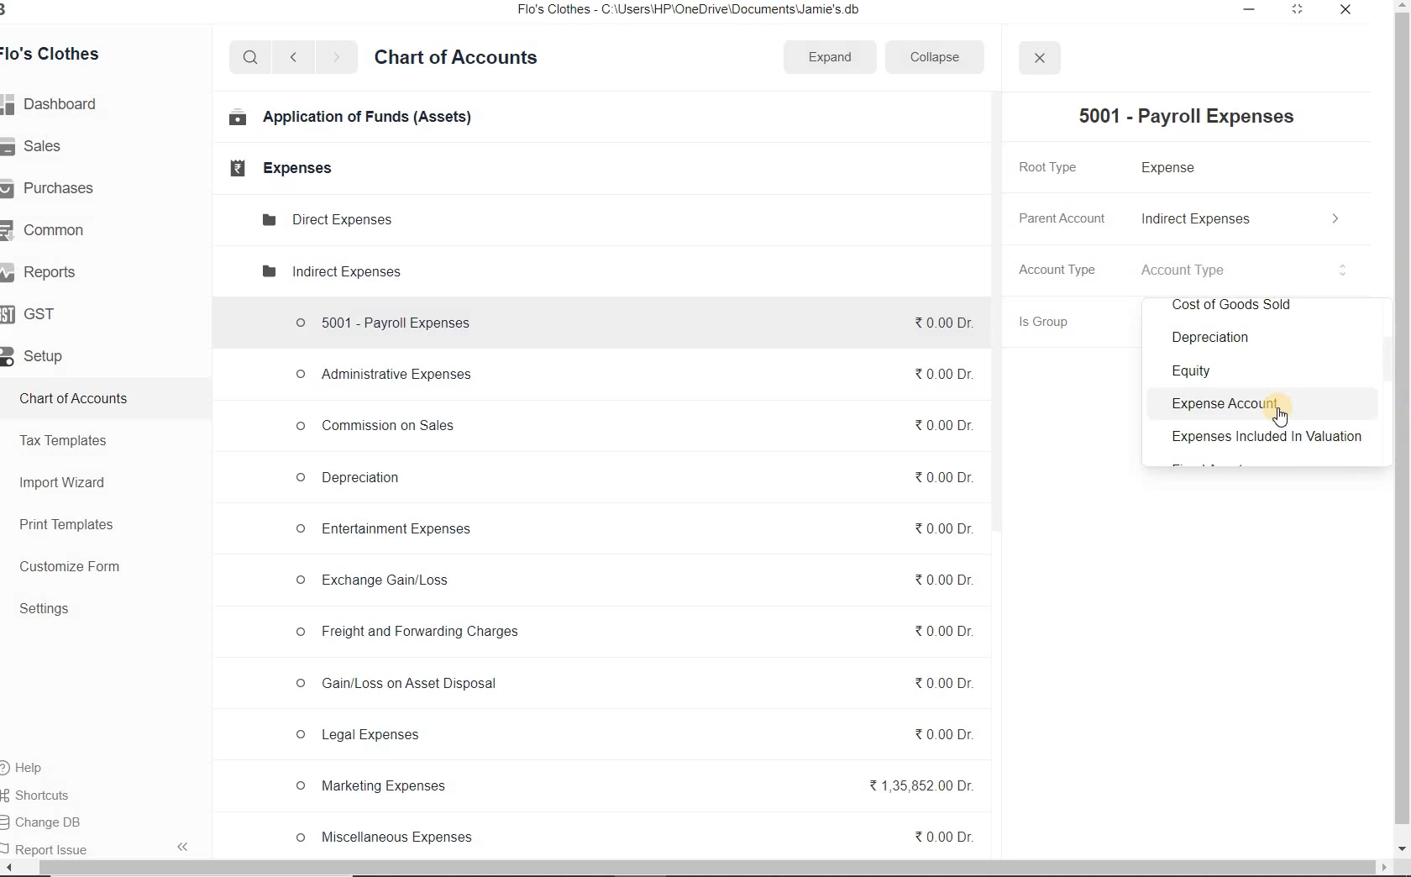  What do you see at coordinates (1225, 405) in the screenshot?
I see `Expense Account` at bounding box center [1225, 405].